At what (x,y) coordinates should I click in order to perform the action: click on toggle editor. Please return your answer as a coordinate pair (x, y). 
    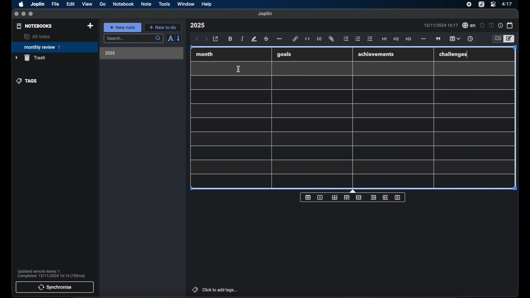
    Looking at the image, I should click on (497, 39).